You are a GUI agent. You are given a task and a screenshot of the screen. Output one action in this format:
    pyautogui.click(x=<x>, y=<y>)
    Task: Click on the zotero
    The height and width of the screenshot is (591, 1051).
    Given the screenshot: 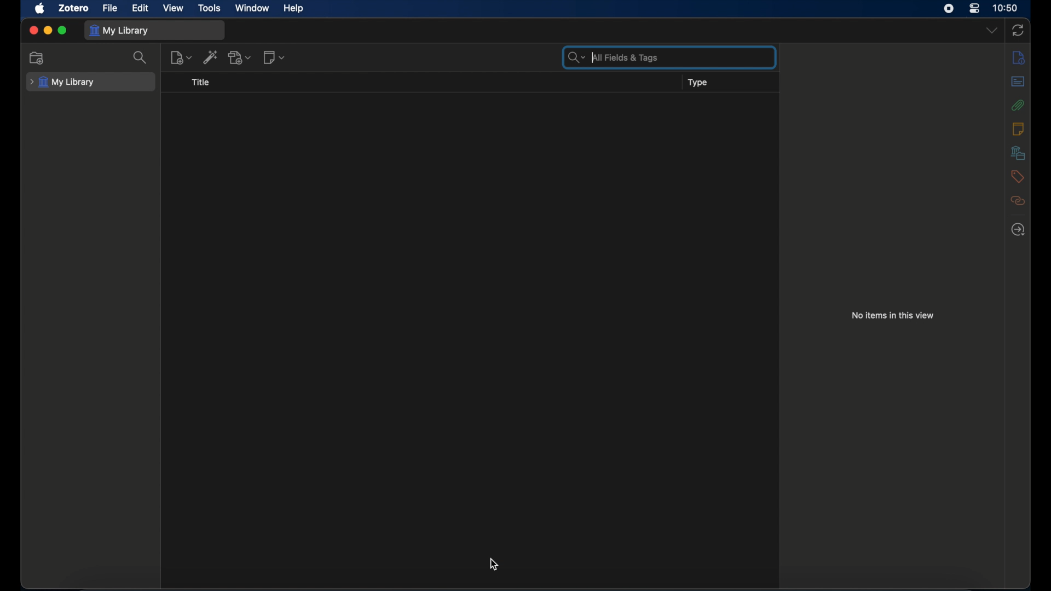 What is the action you would take?
    pyautogui.click(x=74, y=8)
    